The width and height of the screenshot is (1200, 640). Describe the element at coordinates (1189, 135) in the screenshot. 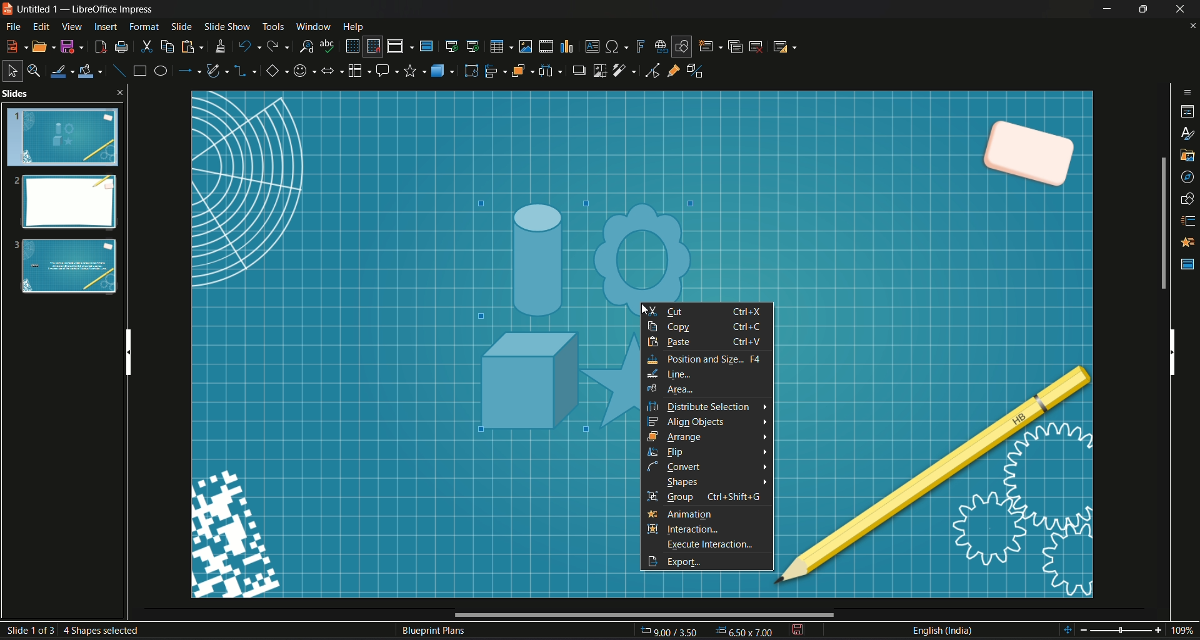

I see `styles` at that location.